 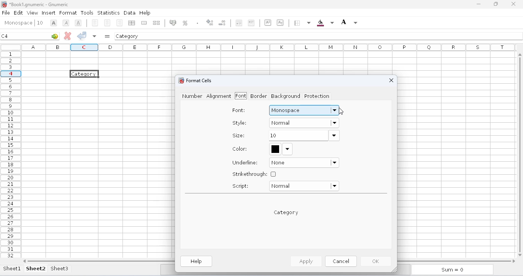 What do you see at coordinates (40, 23) in the screenshot?
I see `font size` at bounding box center [40, 23].